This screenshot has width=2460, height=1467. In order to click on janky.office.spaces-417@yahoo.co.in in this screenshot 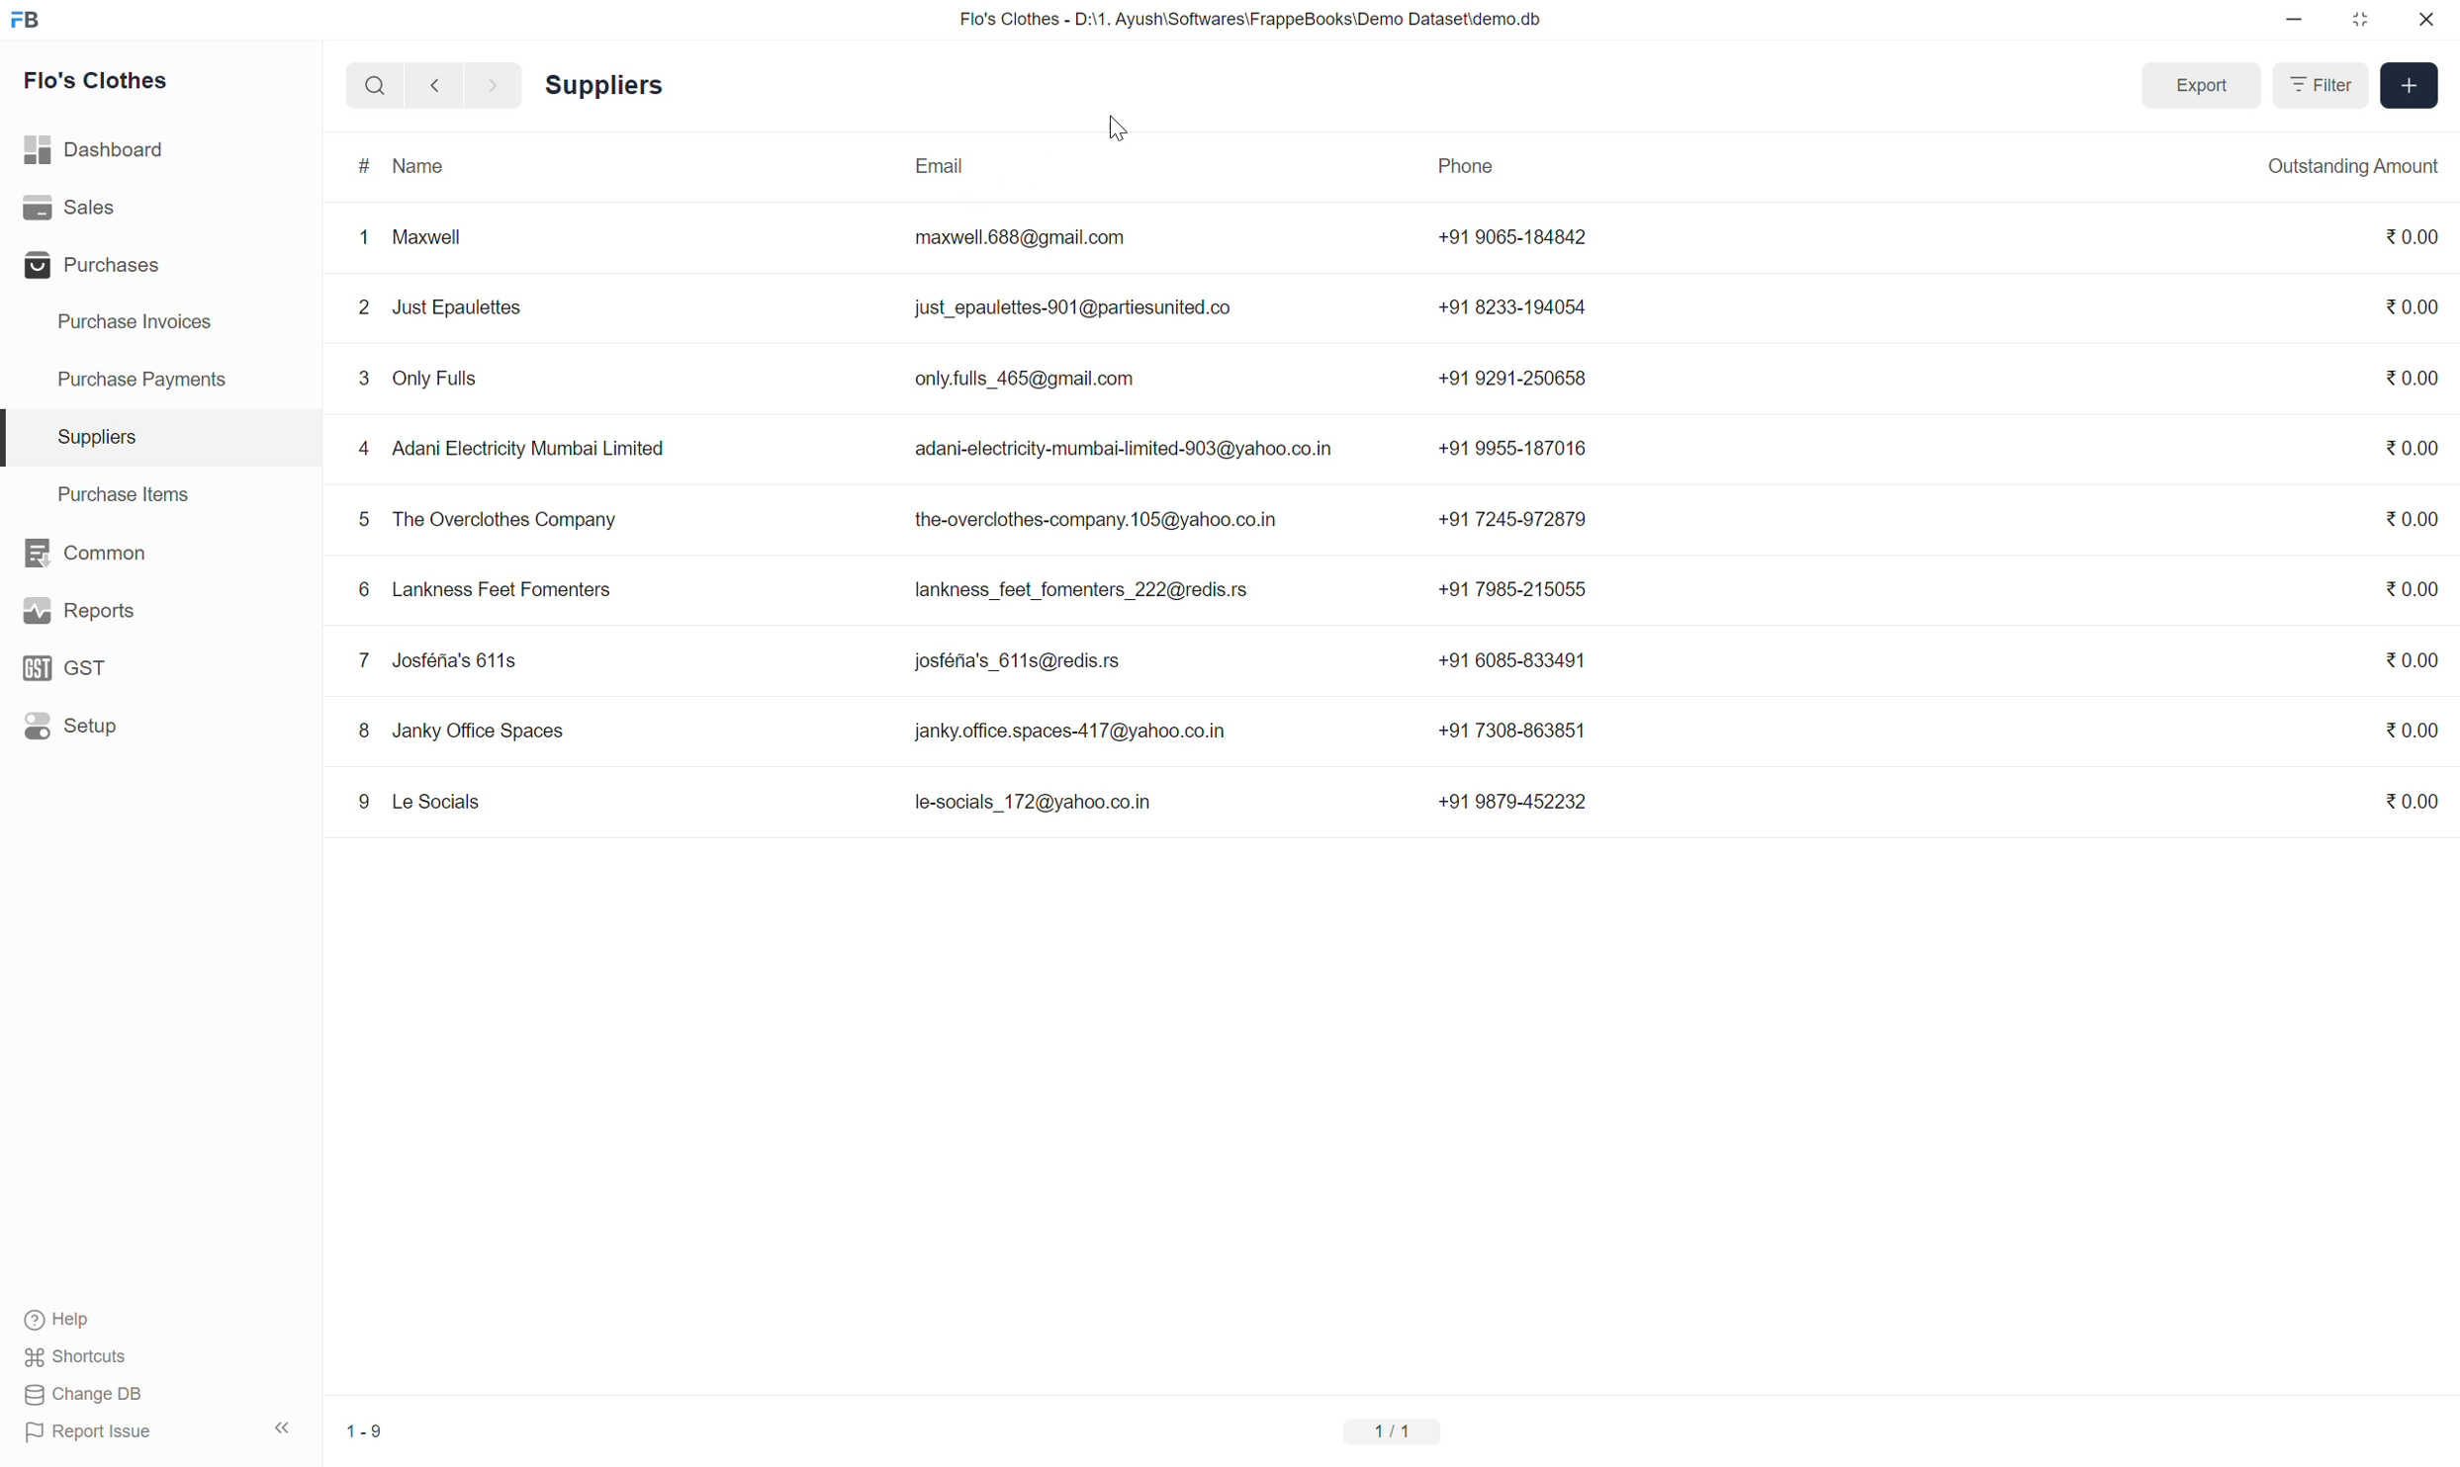, I will do `click(1069, 732)`.